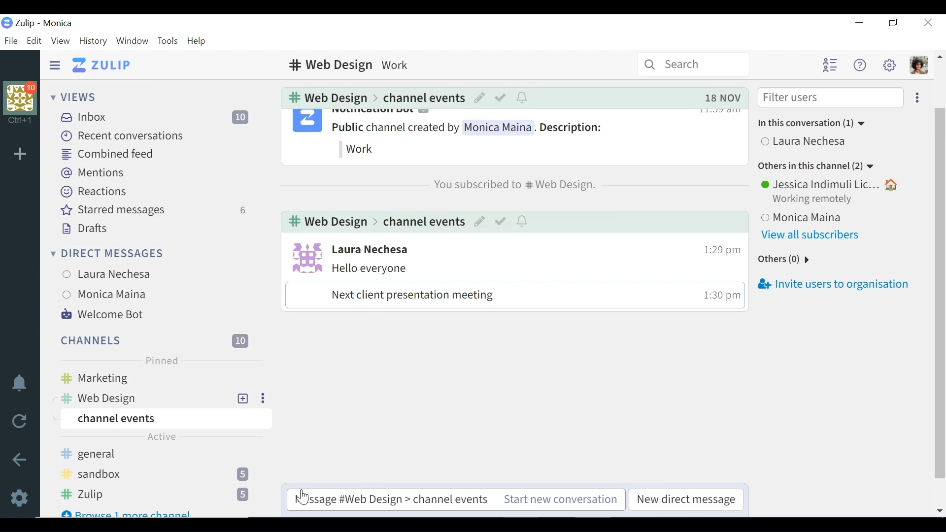 The height and width of the screenshot is (532, 946). What do you see at coordinates (162, 439) in the screenshot?
I see `Active label` at bounding box center [162, 439].